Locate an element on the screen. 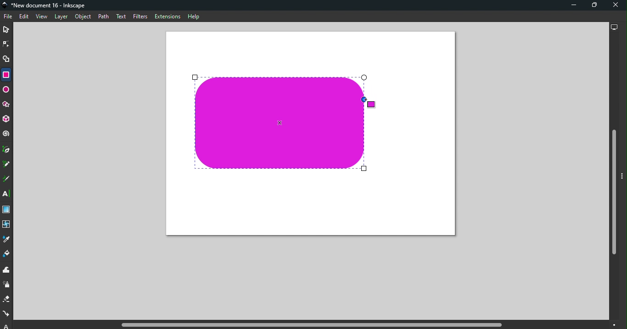  Node tool is located at coordinates (6, 44).